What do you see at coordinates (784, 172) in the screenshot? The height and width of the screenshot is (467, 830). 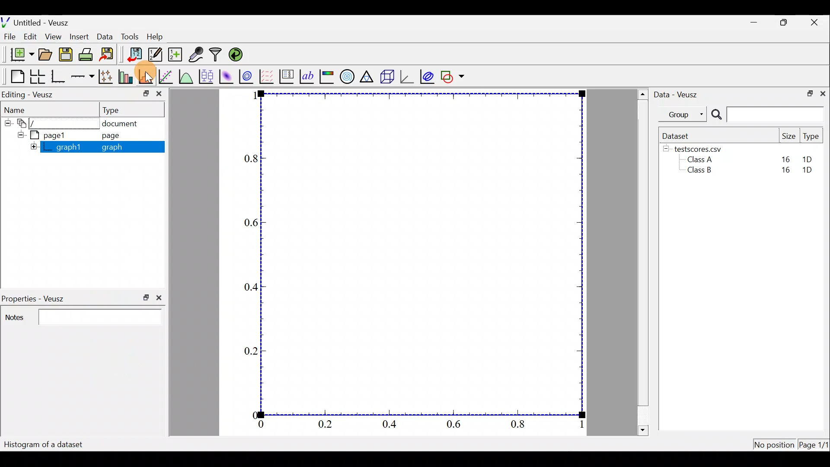 I see `16` at bounding box center [784, 172].